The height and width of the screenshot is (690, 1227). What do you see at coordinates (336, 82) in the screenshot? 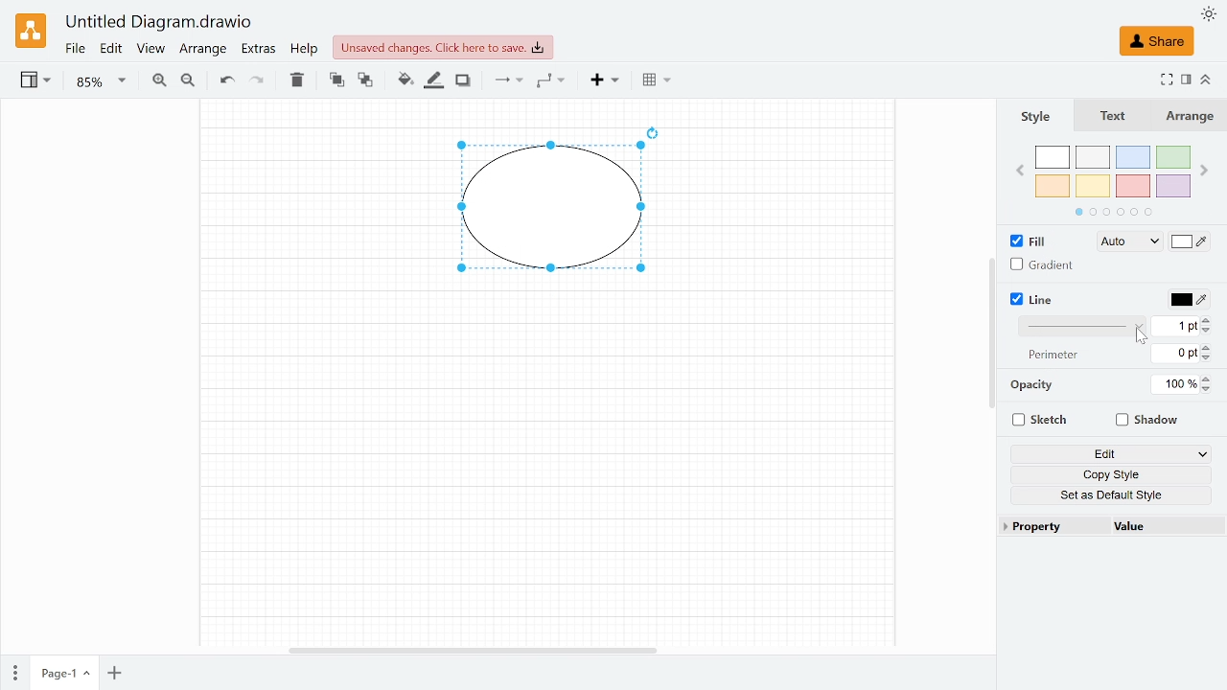
I see `To front` at bounding box center [336, 82].